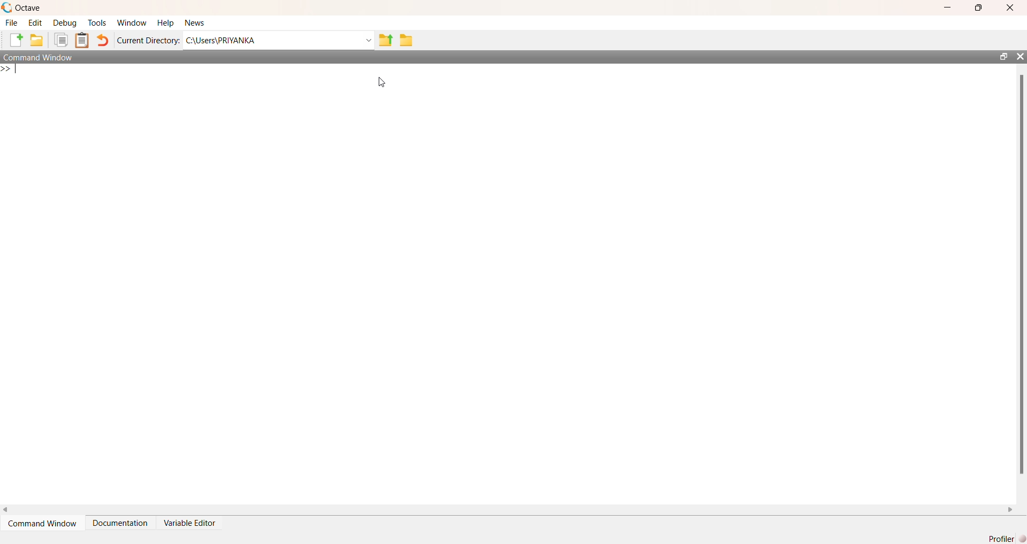  I want to click on variable editor, so click(198, 524).